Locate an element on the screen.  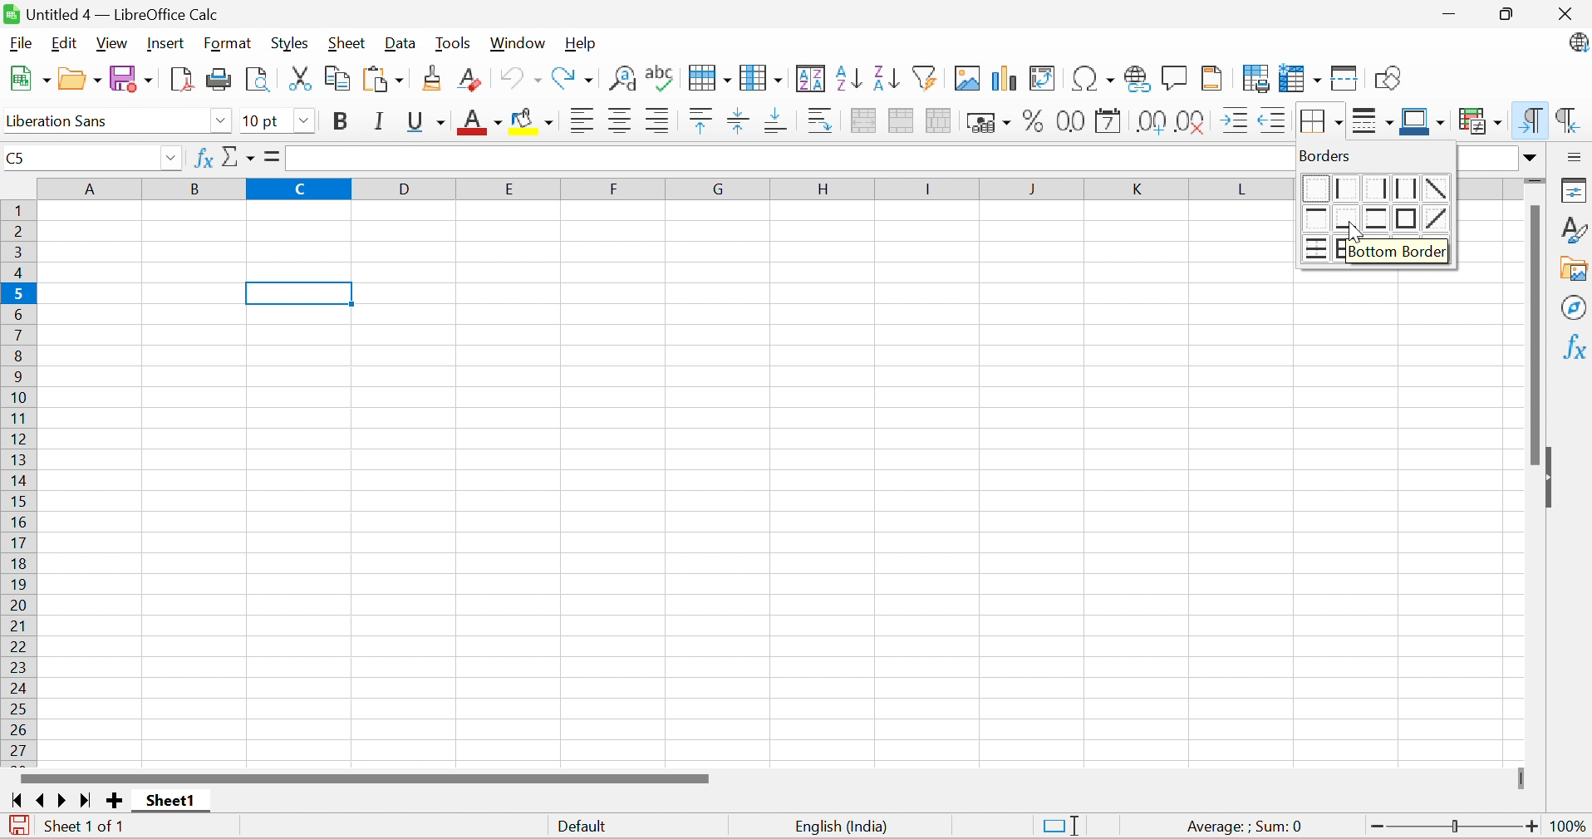
Export as PDF is located at coordinates (183, 79).